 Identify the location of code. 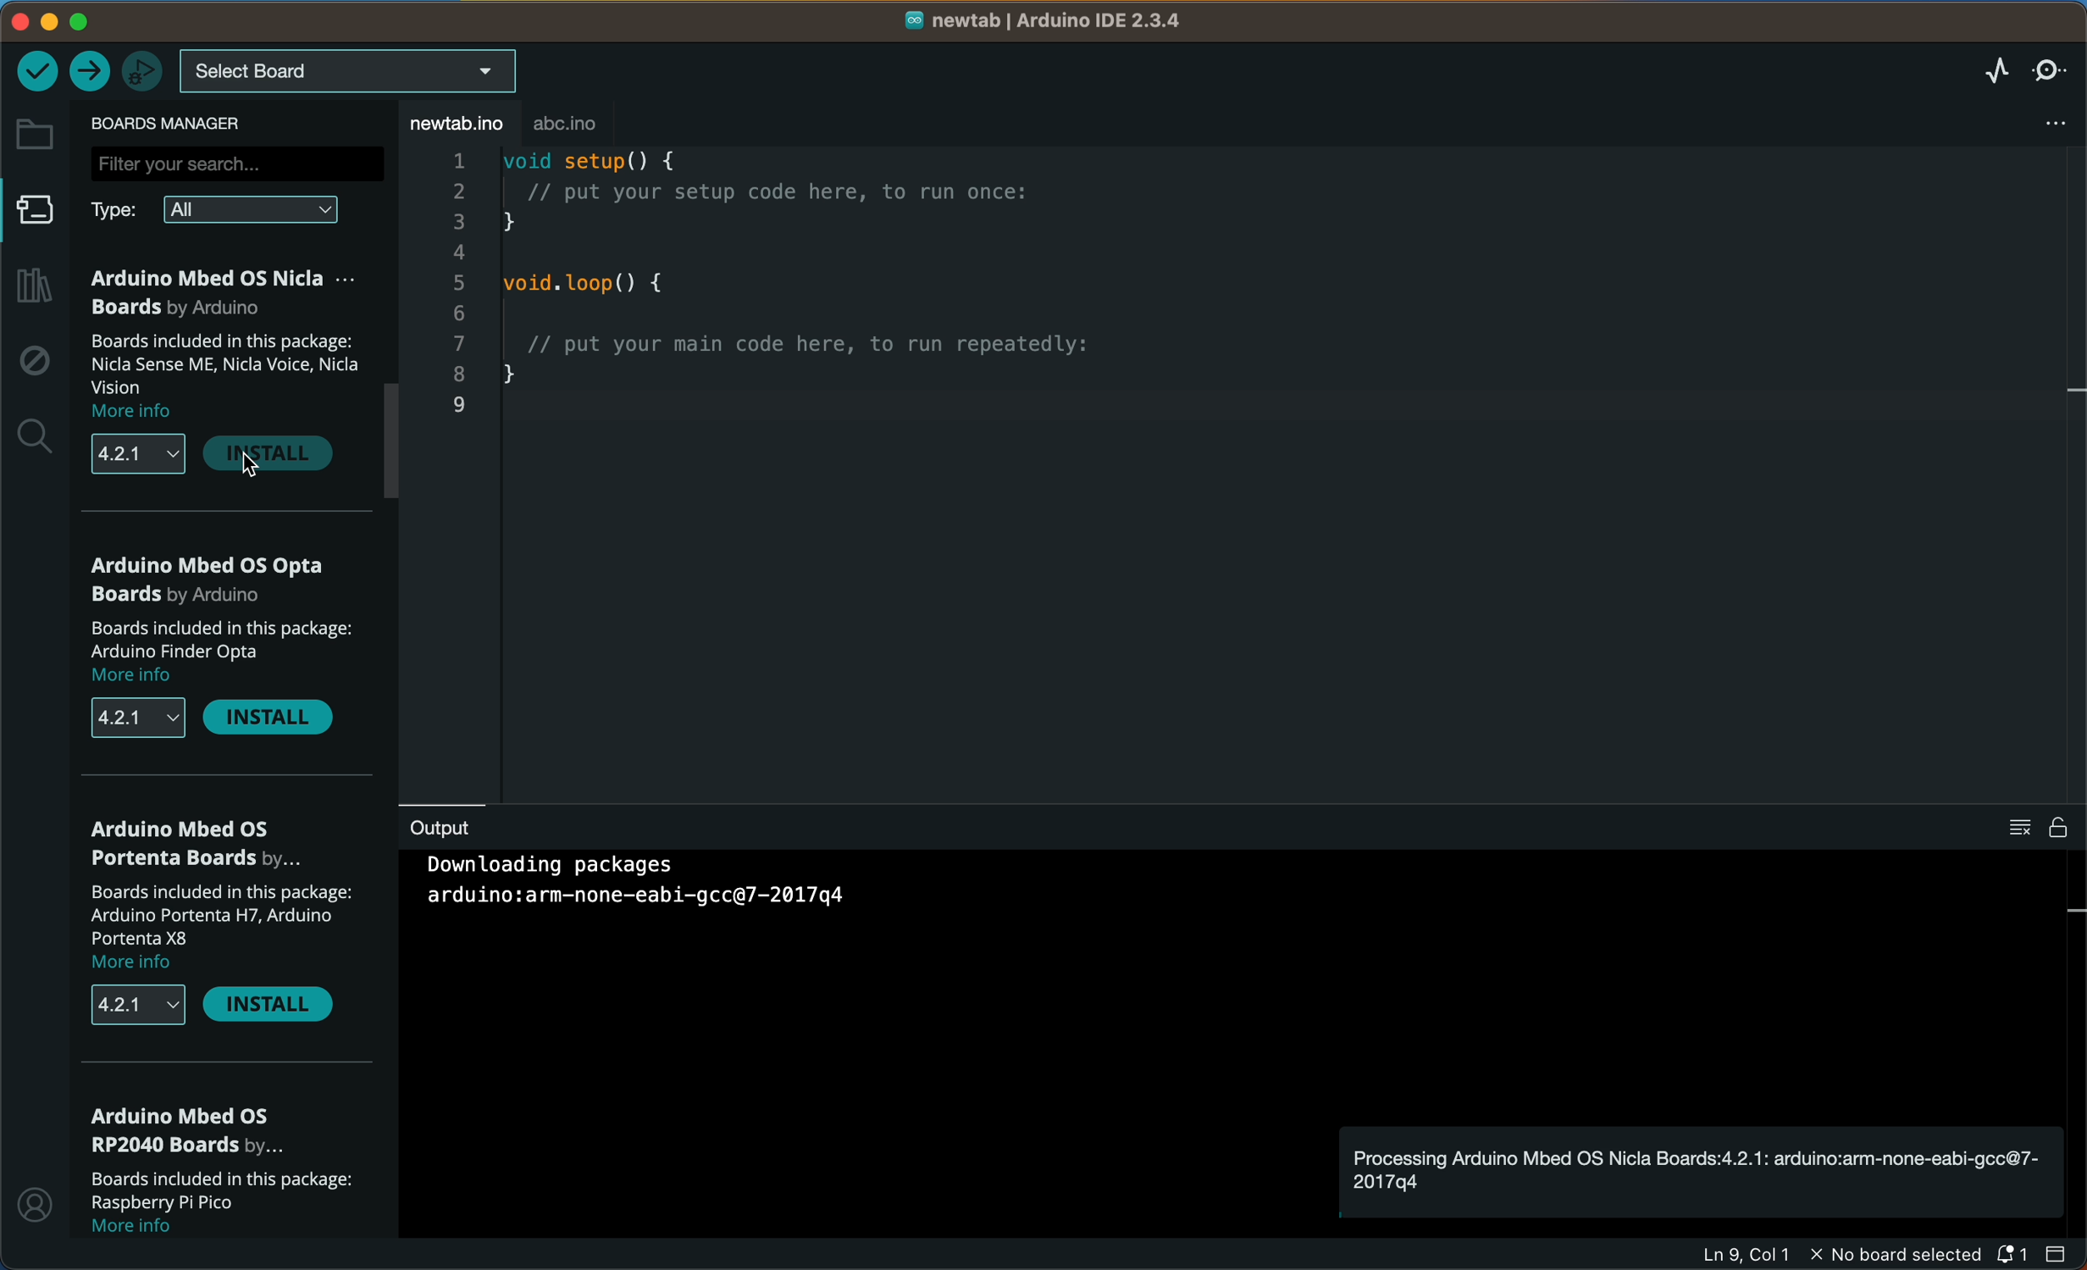
(851, 299).